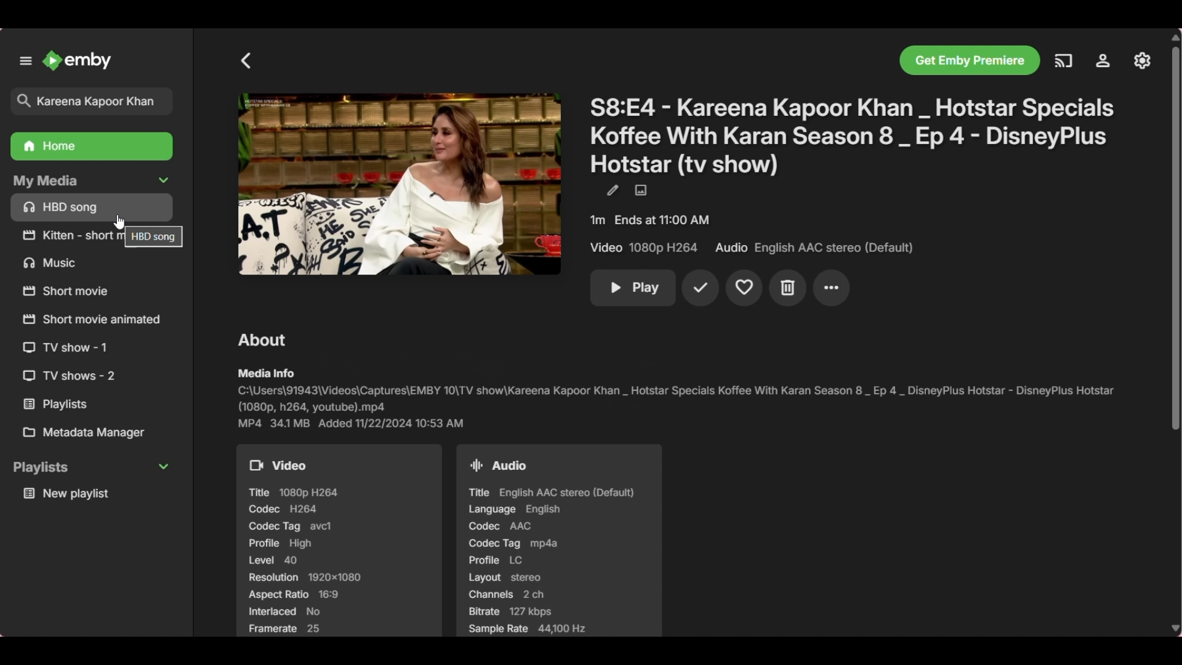  What do you see at coordinates (400, 183) in the screenshot?
I see `Cover image of selected search` at bounding box center [400, 183].